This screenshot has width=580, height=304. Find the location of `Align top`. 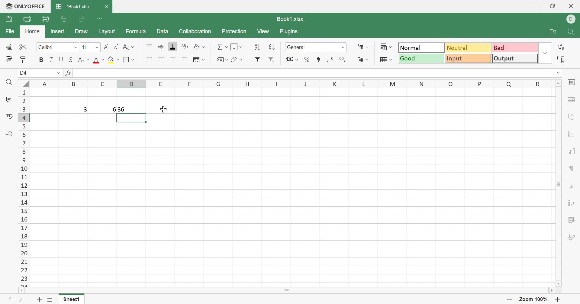

Align top is located at coordinates (161, 47).